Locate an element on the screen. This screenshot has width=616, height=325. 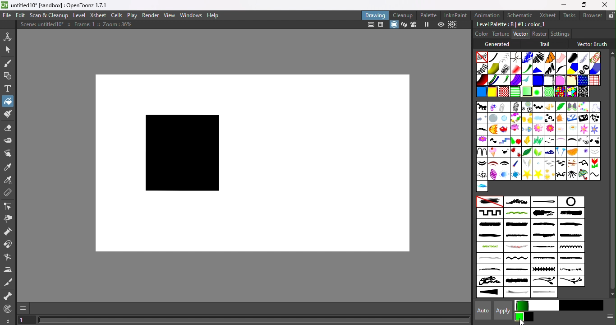
Wave is located at coordinates (595, 175).